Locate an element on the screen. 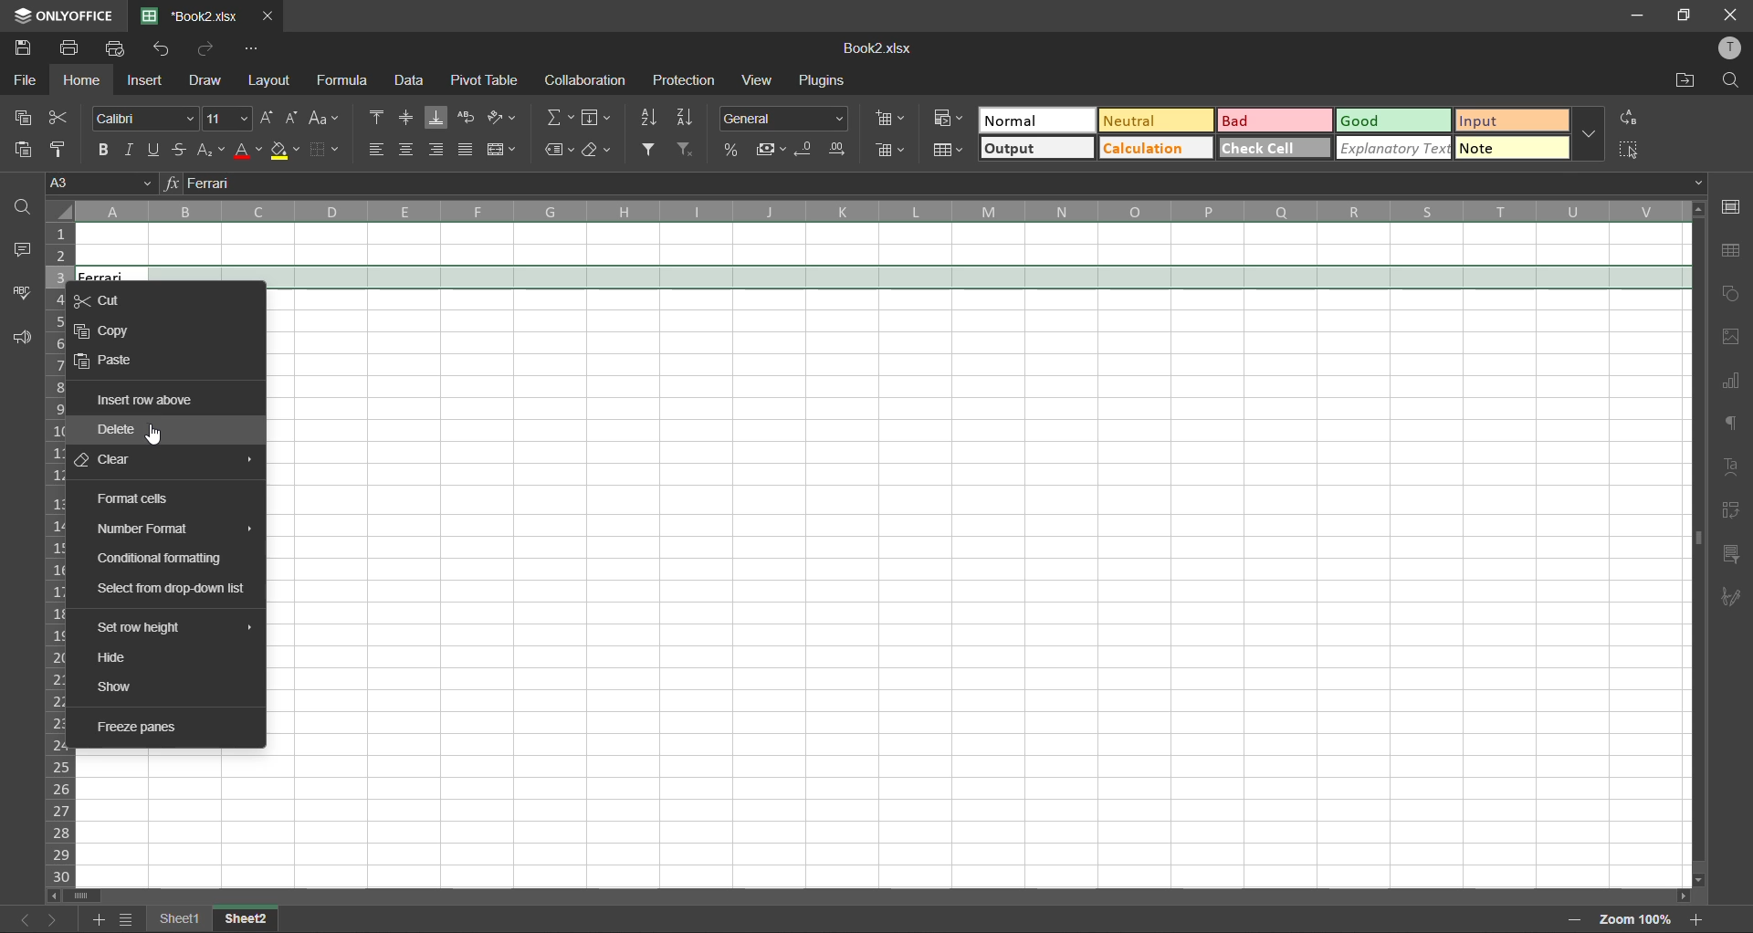 The height and width of the screenshot is (933, 1753). bold is located at coordinates (100, 148).